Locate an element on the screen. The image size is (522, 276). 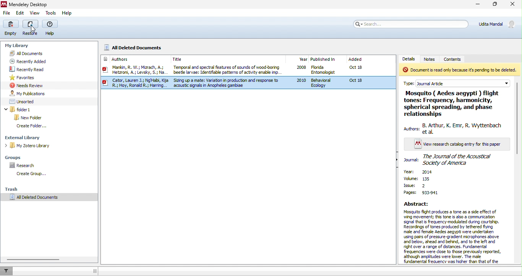
unsorted is located at coordinates (23, 101).